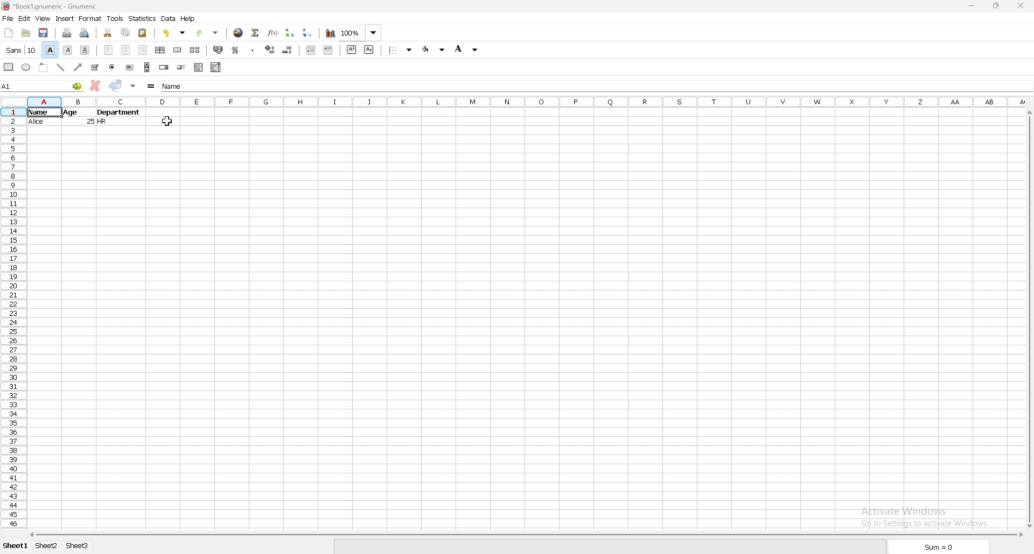 Image resolution: width=1034 pixels, height=554 pixels. What do you see at coordinates (255, 32) in the screenshot?
I see `summation` at bounding box center [255, 32].